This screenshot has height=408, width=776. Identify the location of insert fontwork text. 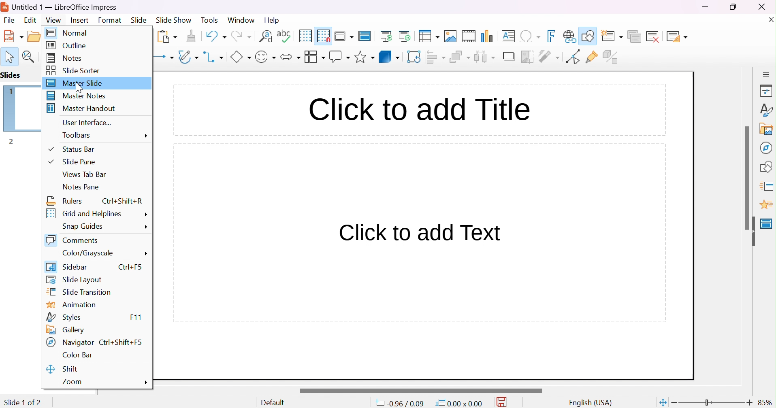
(552, 36).